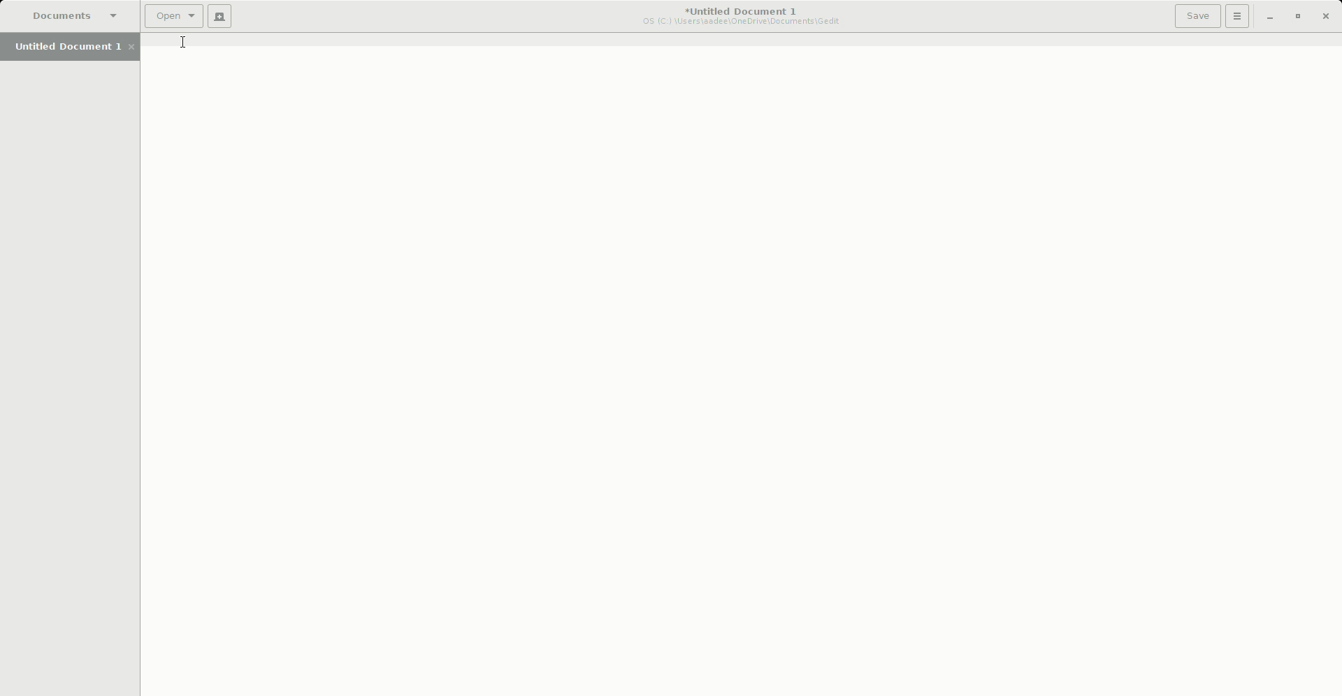 The height and width of the screenshot is (696, 1342). Describe the element at coordinates (1269, 17) in the screenshot. I see `Minimize` at that location.